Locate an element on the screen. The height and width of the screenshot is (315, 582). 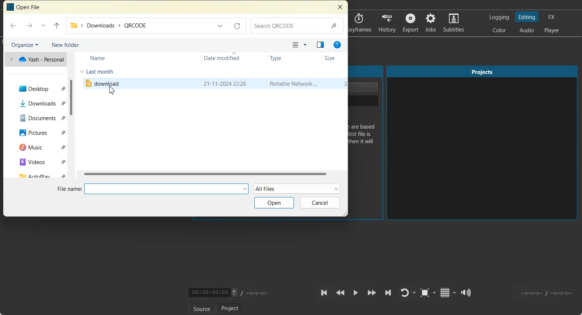
Toggle zoom is located at coordinates (428, 293).